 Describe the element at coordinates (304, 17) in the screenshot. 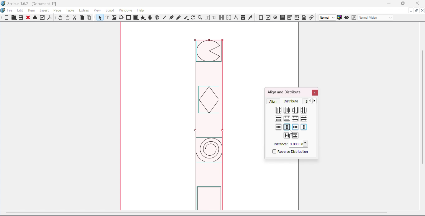

I see `Text annotation` at that location.